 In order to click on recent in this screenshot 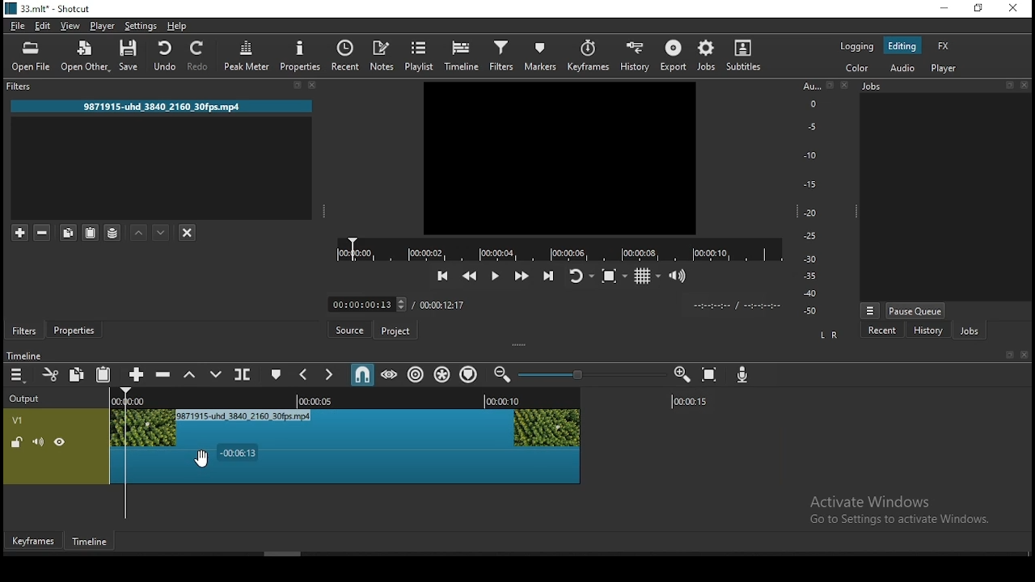, I will do `click(890, 330)`.